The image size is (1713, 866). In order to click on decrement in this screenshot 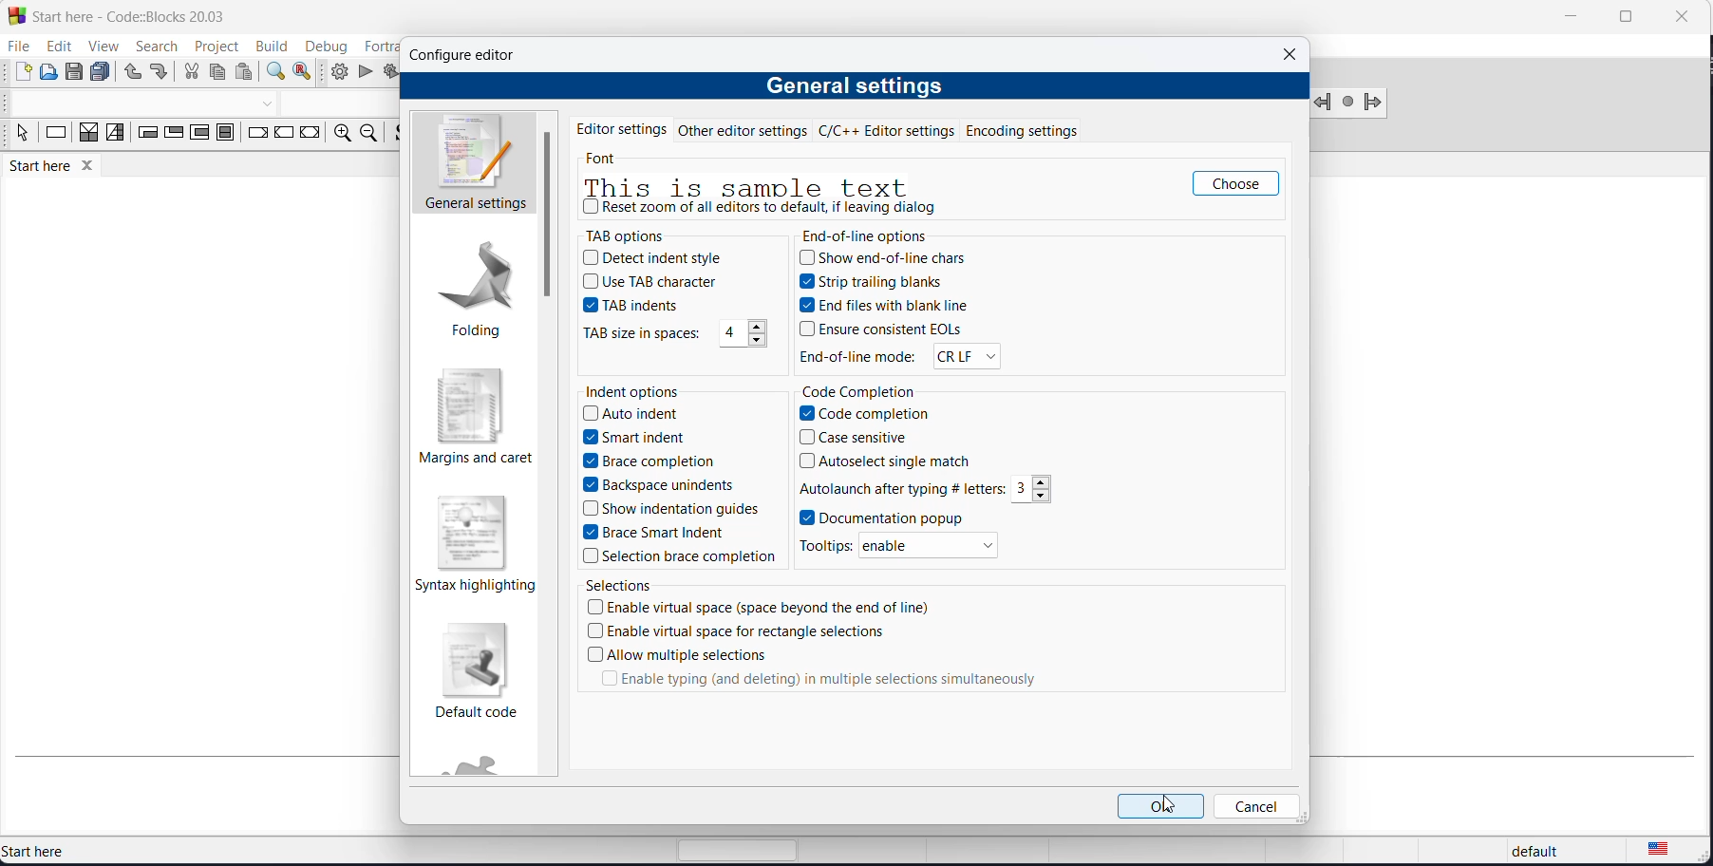, I will do `click(757, 344)`.